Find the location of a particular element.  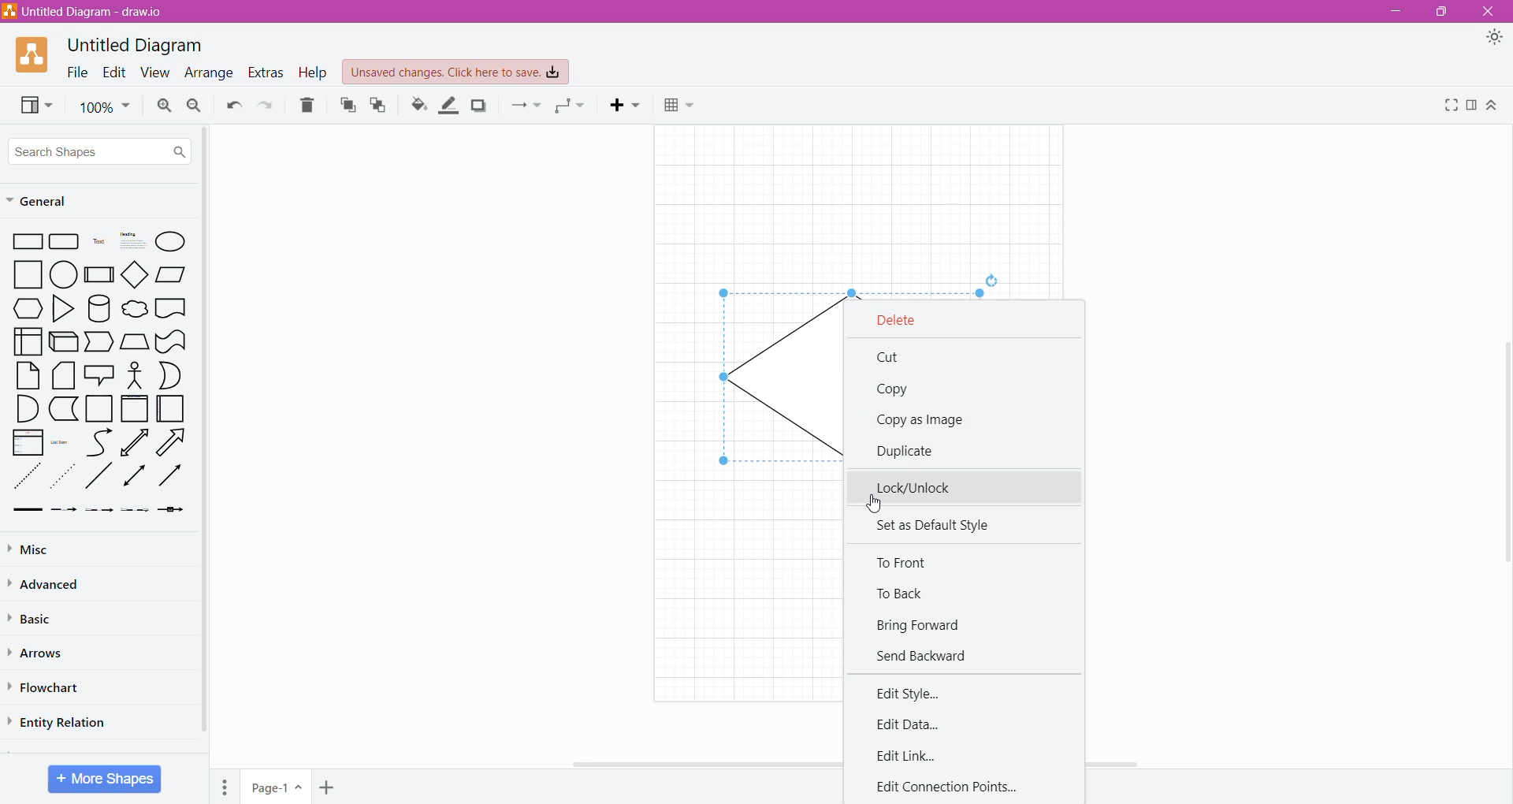

Flowchart is located at coordinates (50, 688).